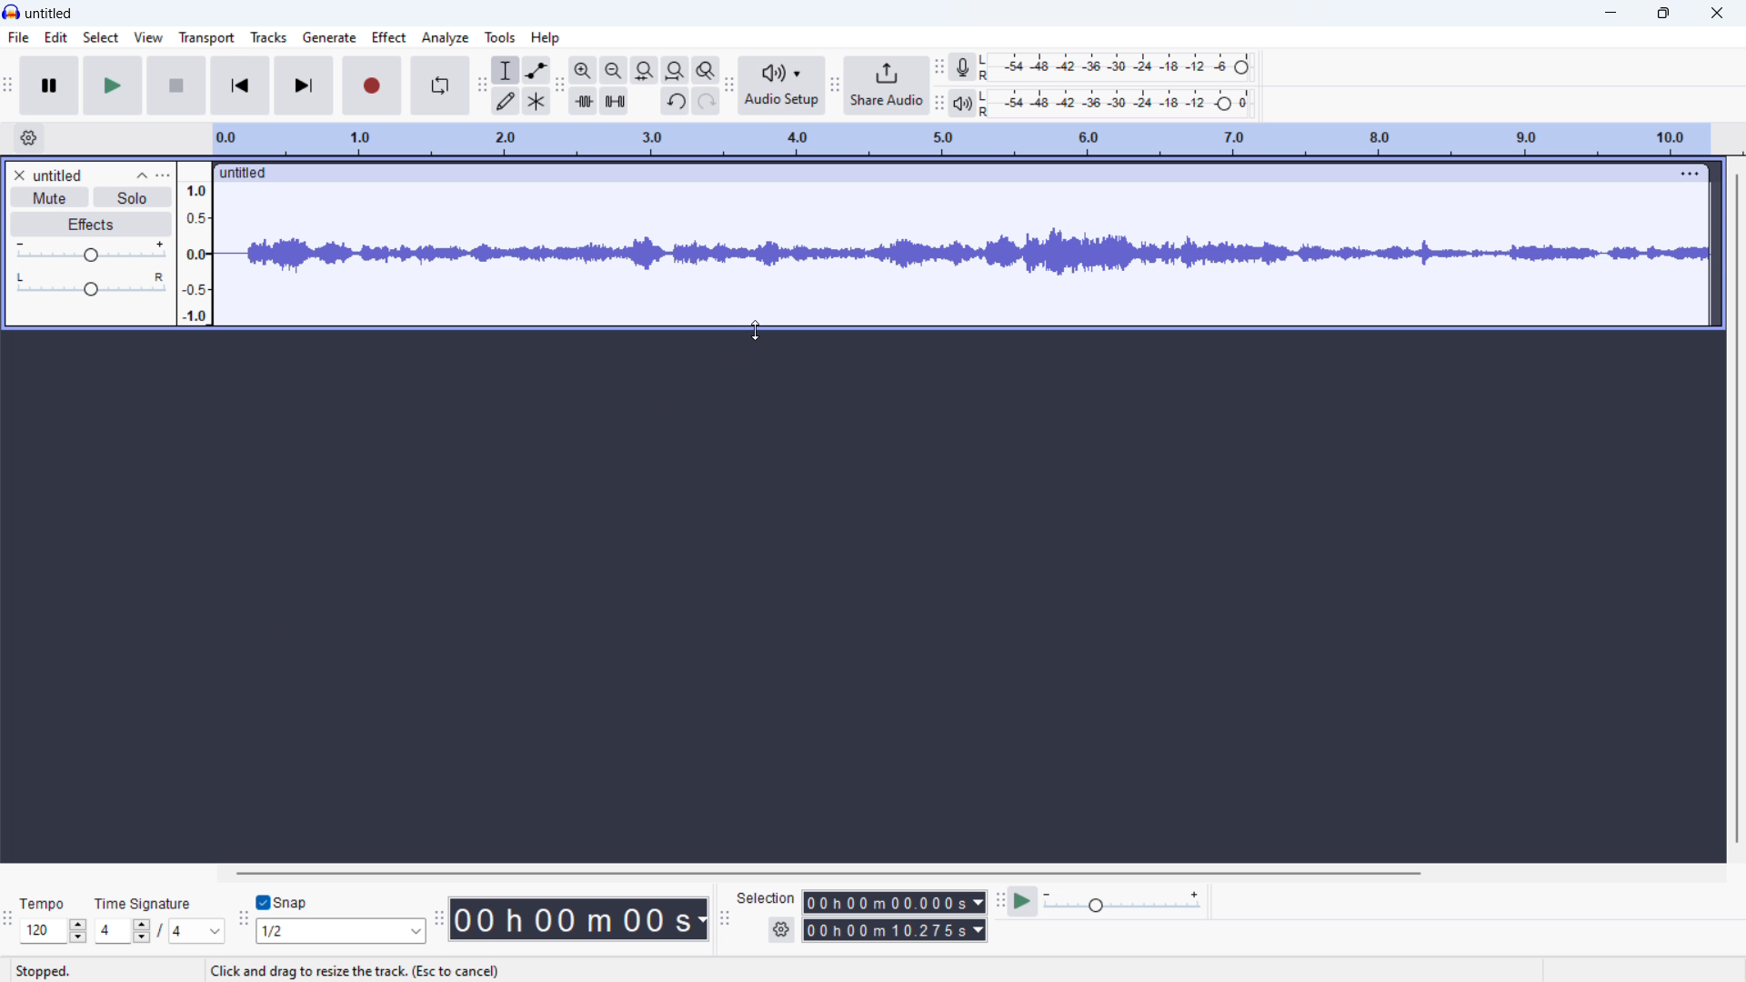  What do you see at coordinates (437, 922) in the screenshot?
I see `time toolbar` at bounding box center [437, 922].